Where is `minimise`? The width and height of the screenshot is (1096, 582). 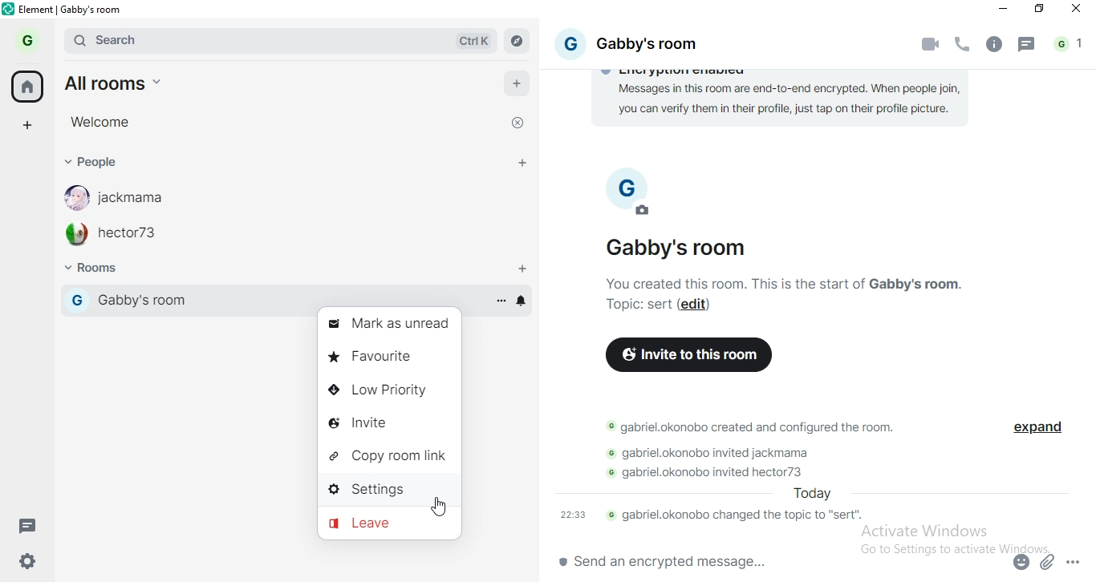 minimise is located at coordinates (1001, 10).